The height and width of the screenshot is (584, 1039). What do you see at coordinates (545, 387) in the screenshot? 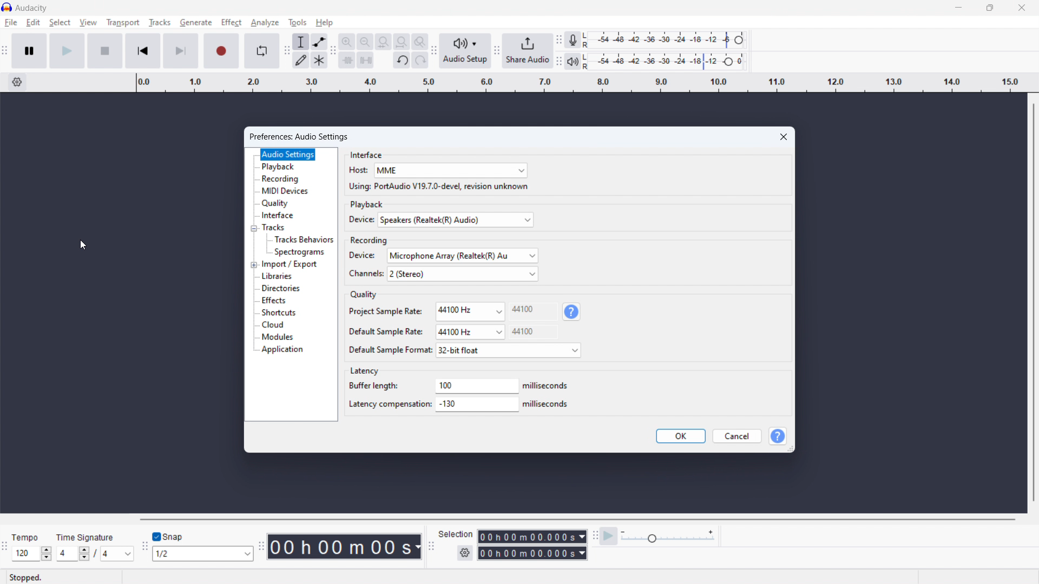
I see `Miliseconds` at bounding box center [545, 387].